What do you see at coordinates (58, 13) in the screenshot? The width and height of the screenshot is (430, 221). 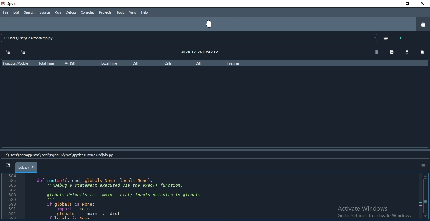 I see `Run` at bounding box center [58, 13].